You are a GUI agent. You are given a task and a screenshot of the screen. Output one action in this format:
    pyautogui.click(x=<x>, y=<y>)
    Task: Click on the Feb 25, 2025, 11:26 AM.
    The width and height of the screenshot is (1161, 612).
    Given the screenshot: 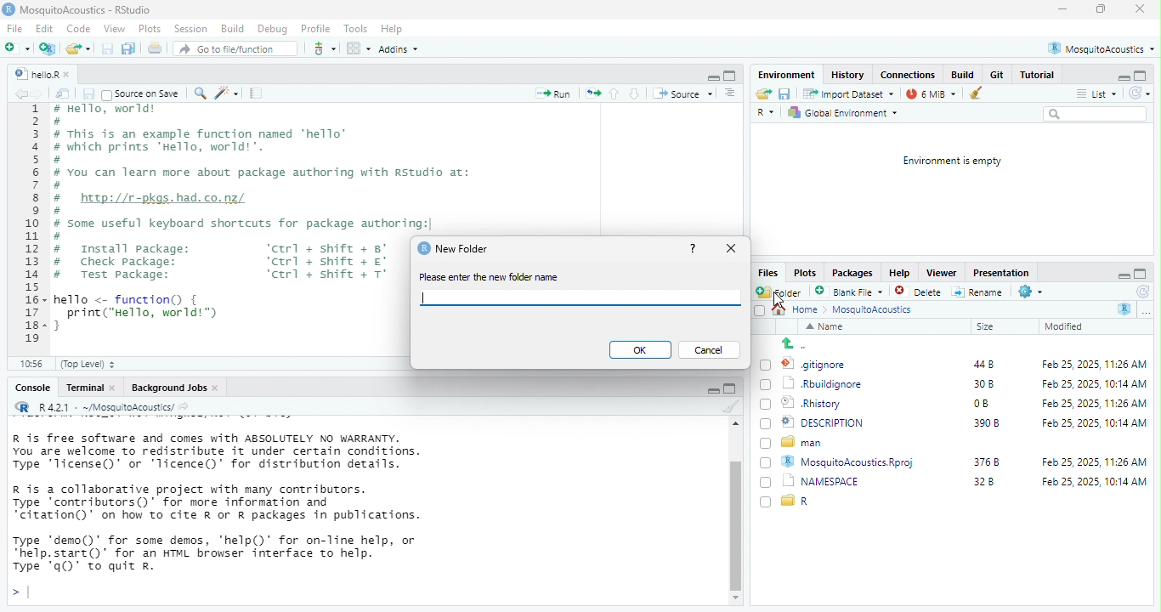 What is the action you would take?
    pyautogui.click(x=1096, y=365)
    